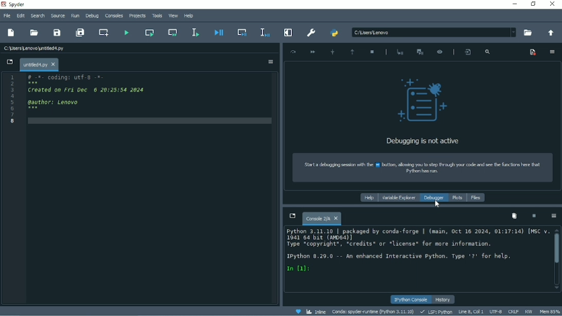 The height and width of the screenshot is (316, 562). What do you see at coordinates (80, 33) in the screenshot?
I see `Save all files` at bounding box center [80, 33].